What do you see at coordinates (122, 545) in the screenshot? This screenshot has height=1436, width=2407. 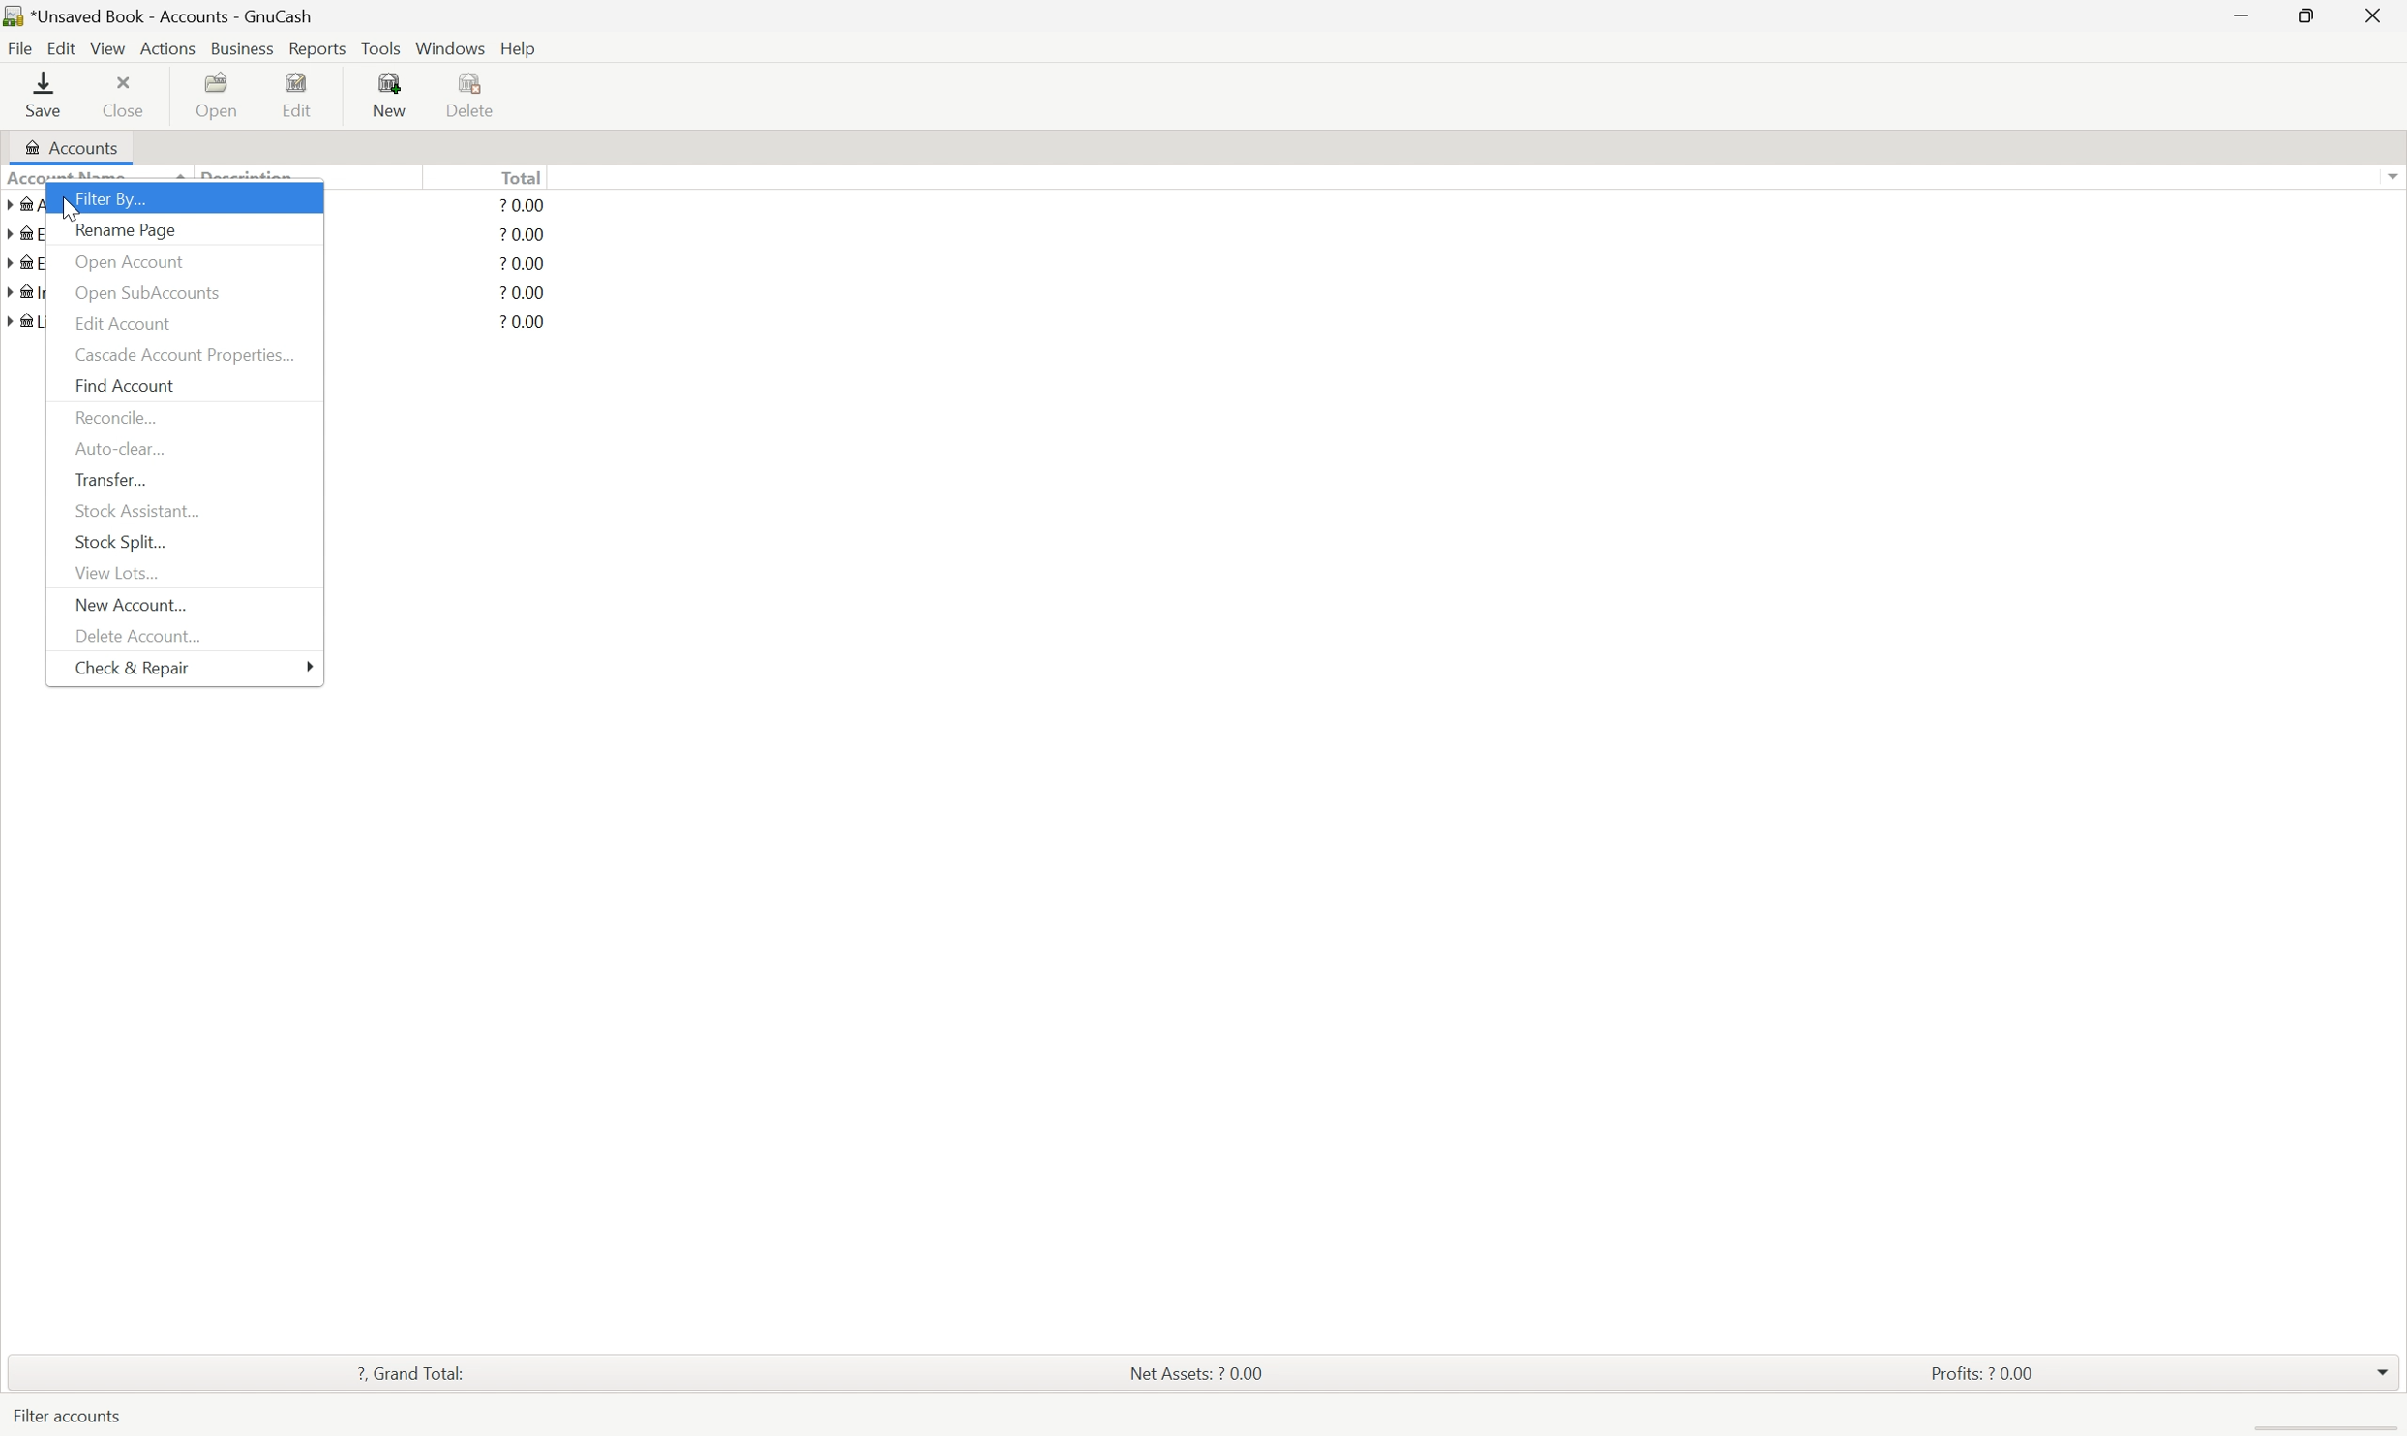 I see `Stock Split` at bounding box center [122, 545].